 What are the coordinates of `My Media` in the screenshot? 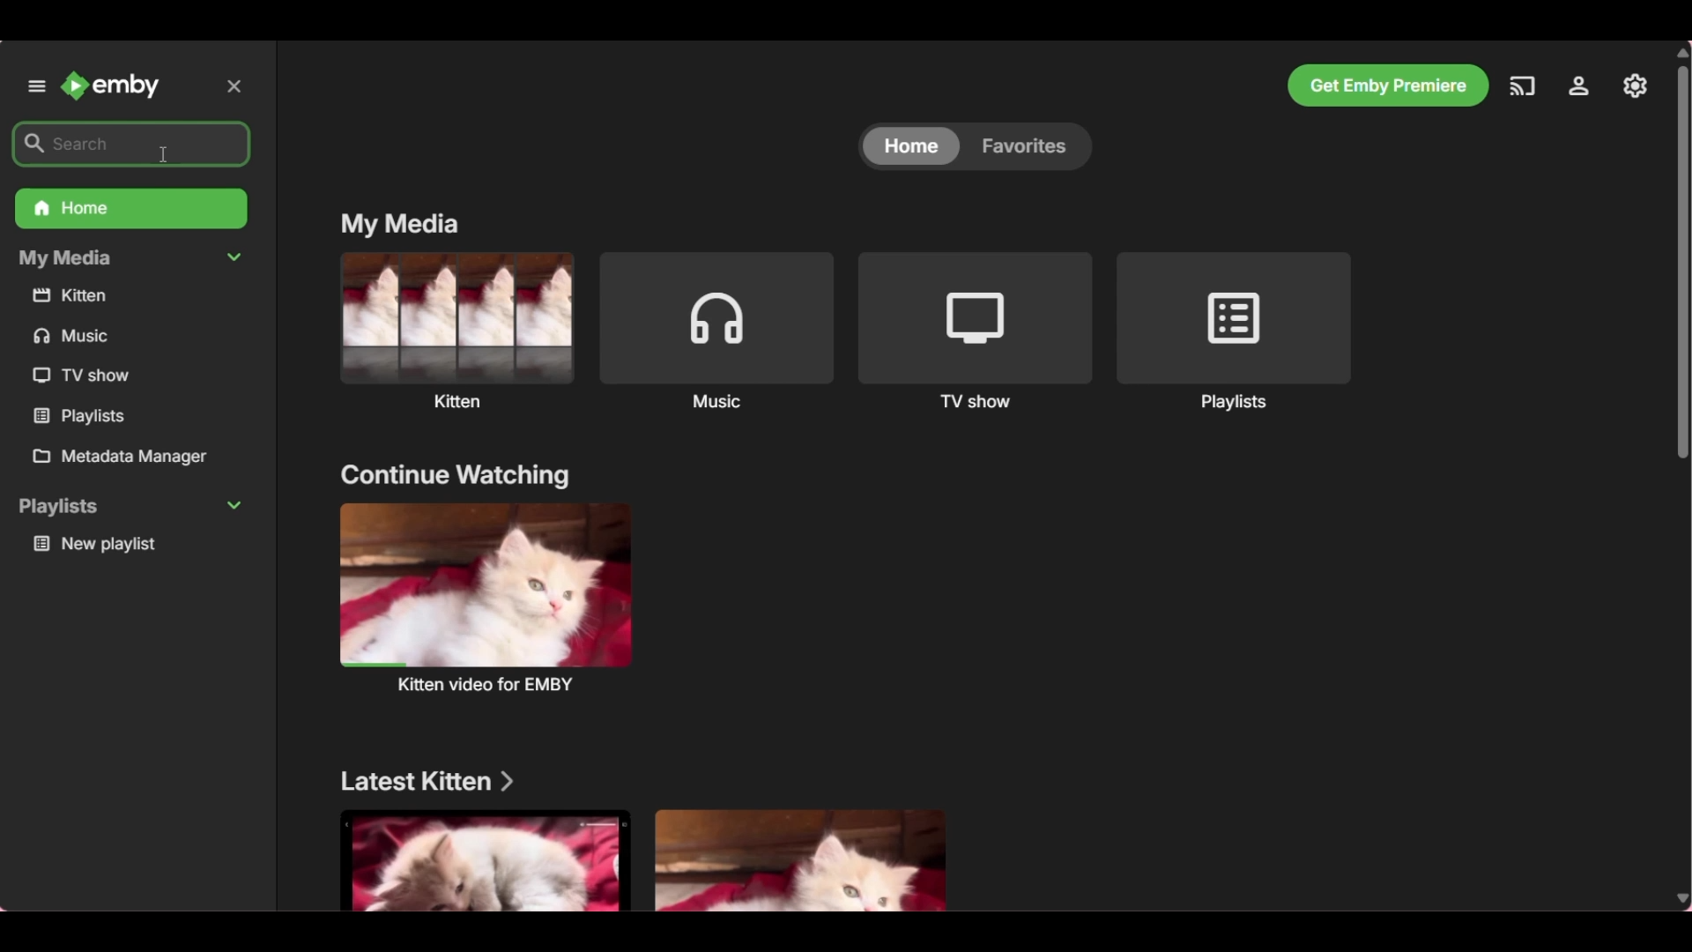 It's located at (130, 259).